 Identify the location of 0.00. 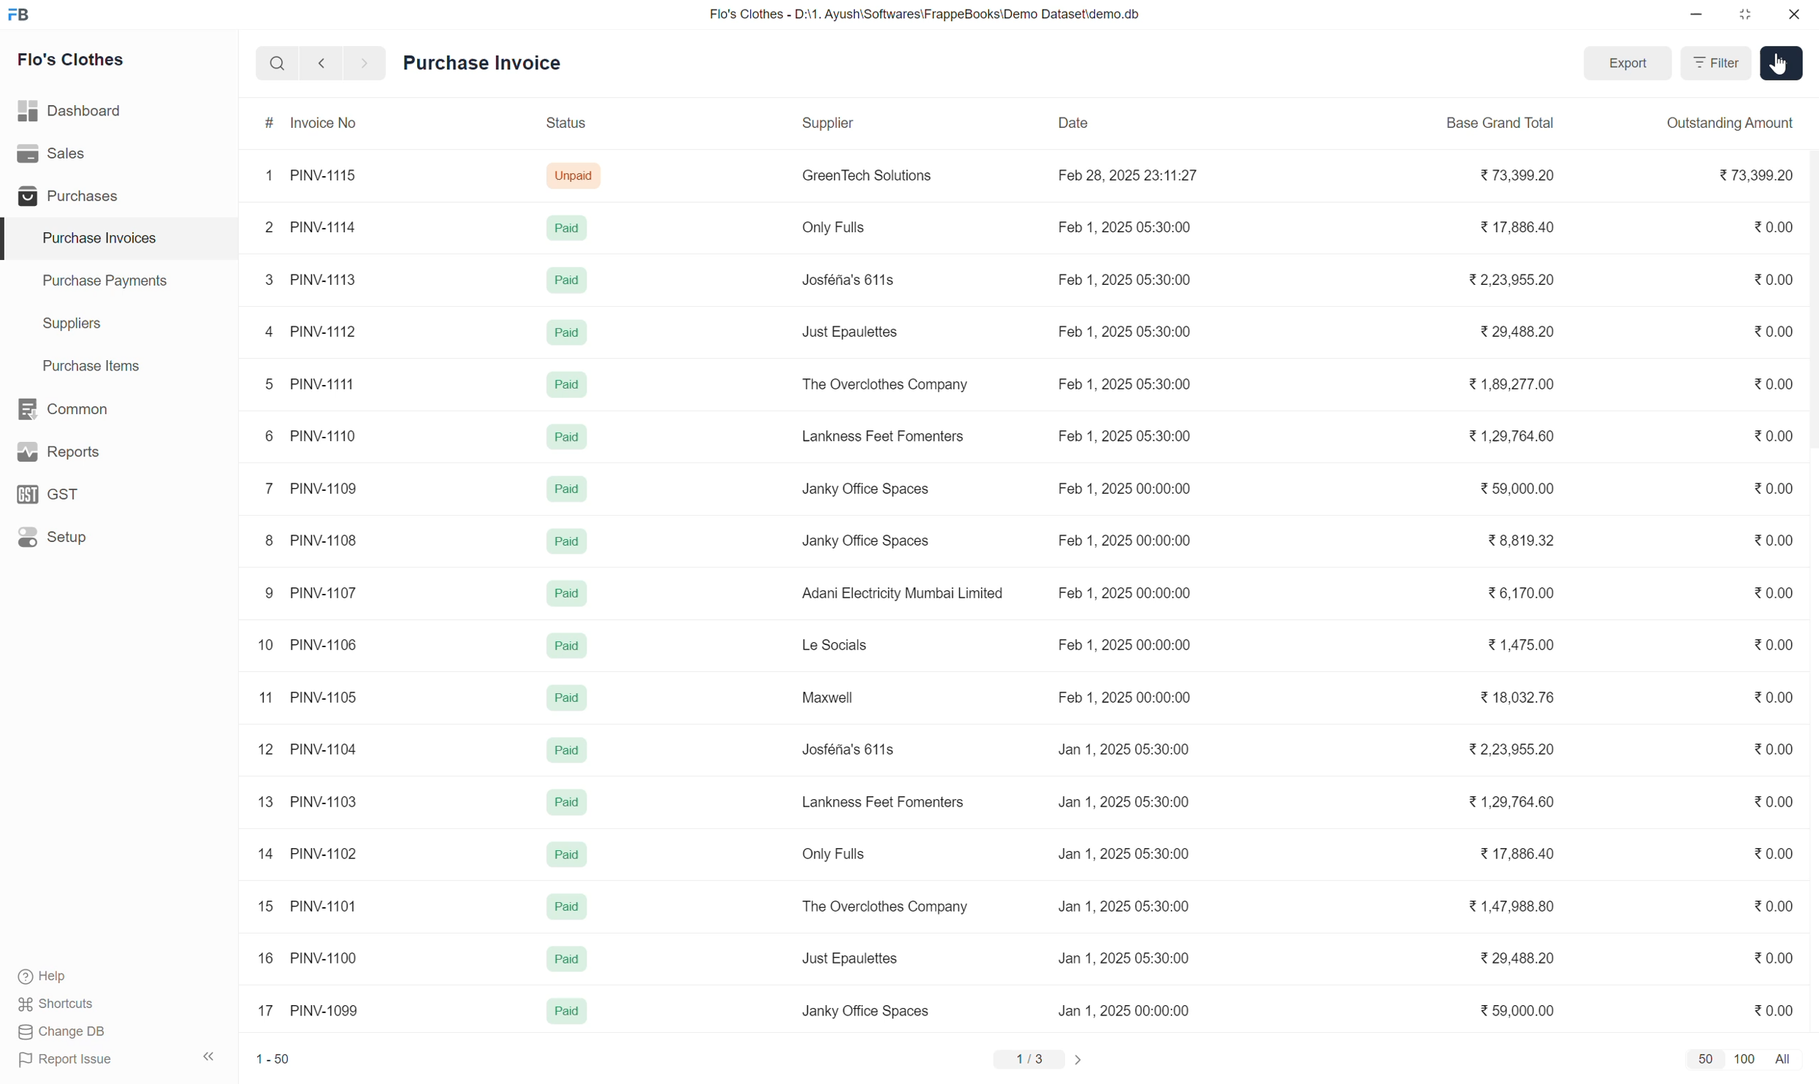
(1777, 384).